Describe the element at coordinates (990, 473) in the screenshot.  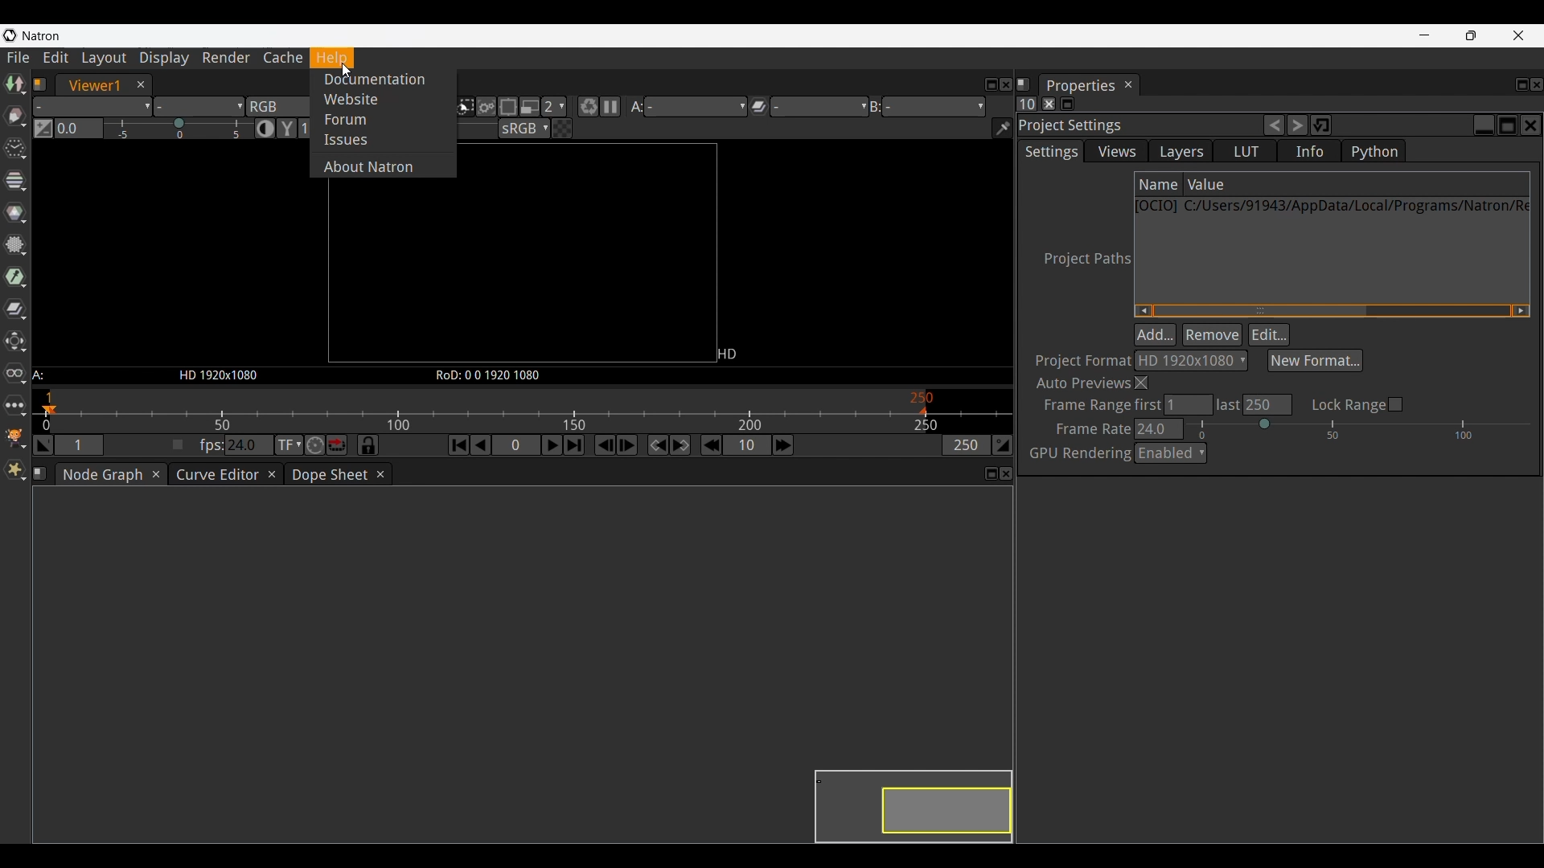
I see `Float pane 3` at that location.